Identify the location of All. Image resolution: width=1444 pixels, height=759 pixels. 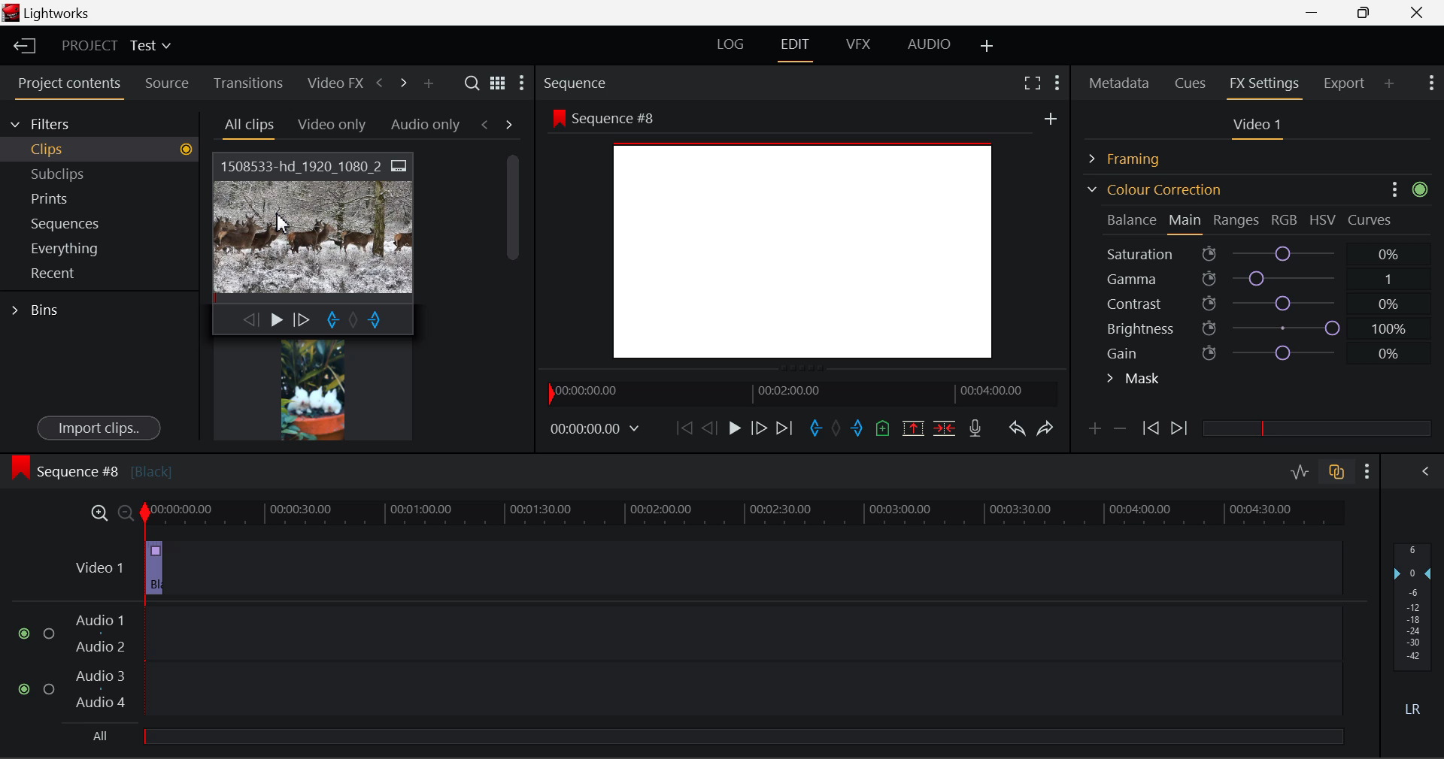
(92, 736).